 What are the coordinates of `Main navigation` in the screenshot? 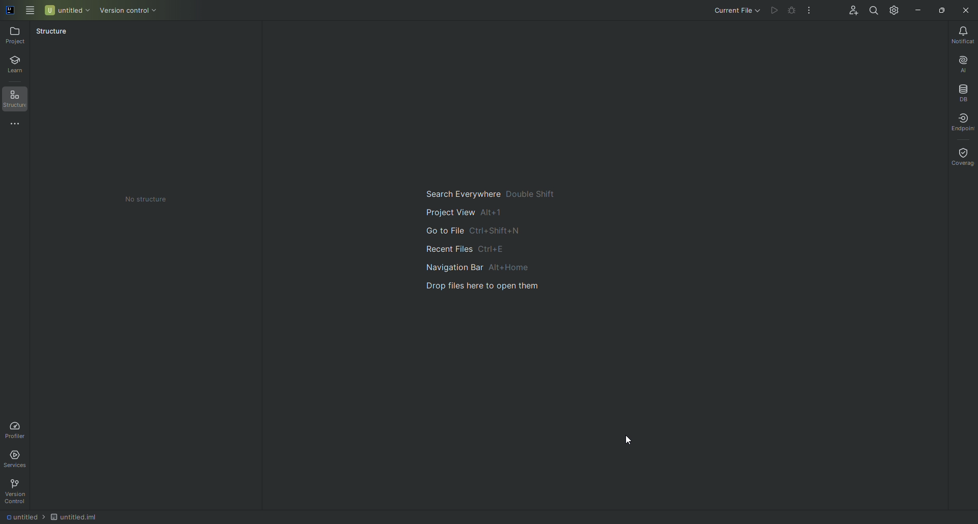 It's located at (490, 240).